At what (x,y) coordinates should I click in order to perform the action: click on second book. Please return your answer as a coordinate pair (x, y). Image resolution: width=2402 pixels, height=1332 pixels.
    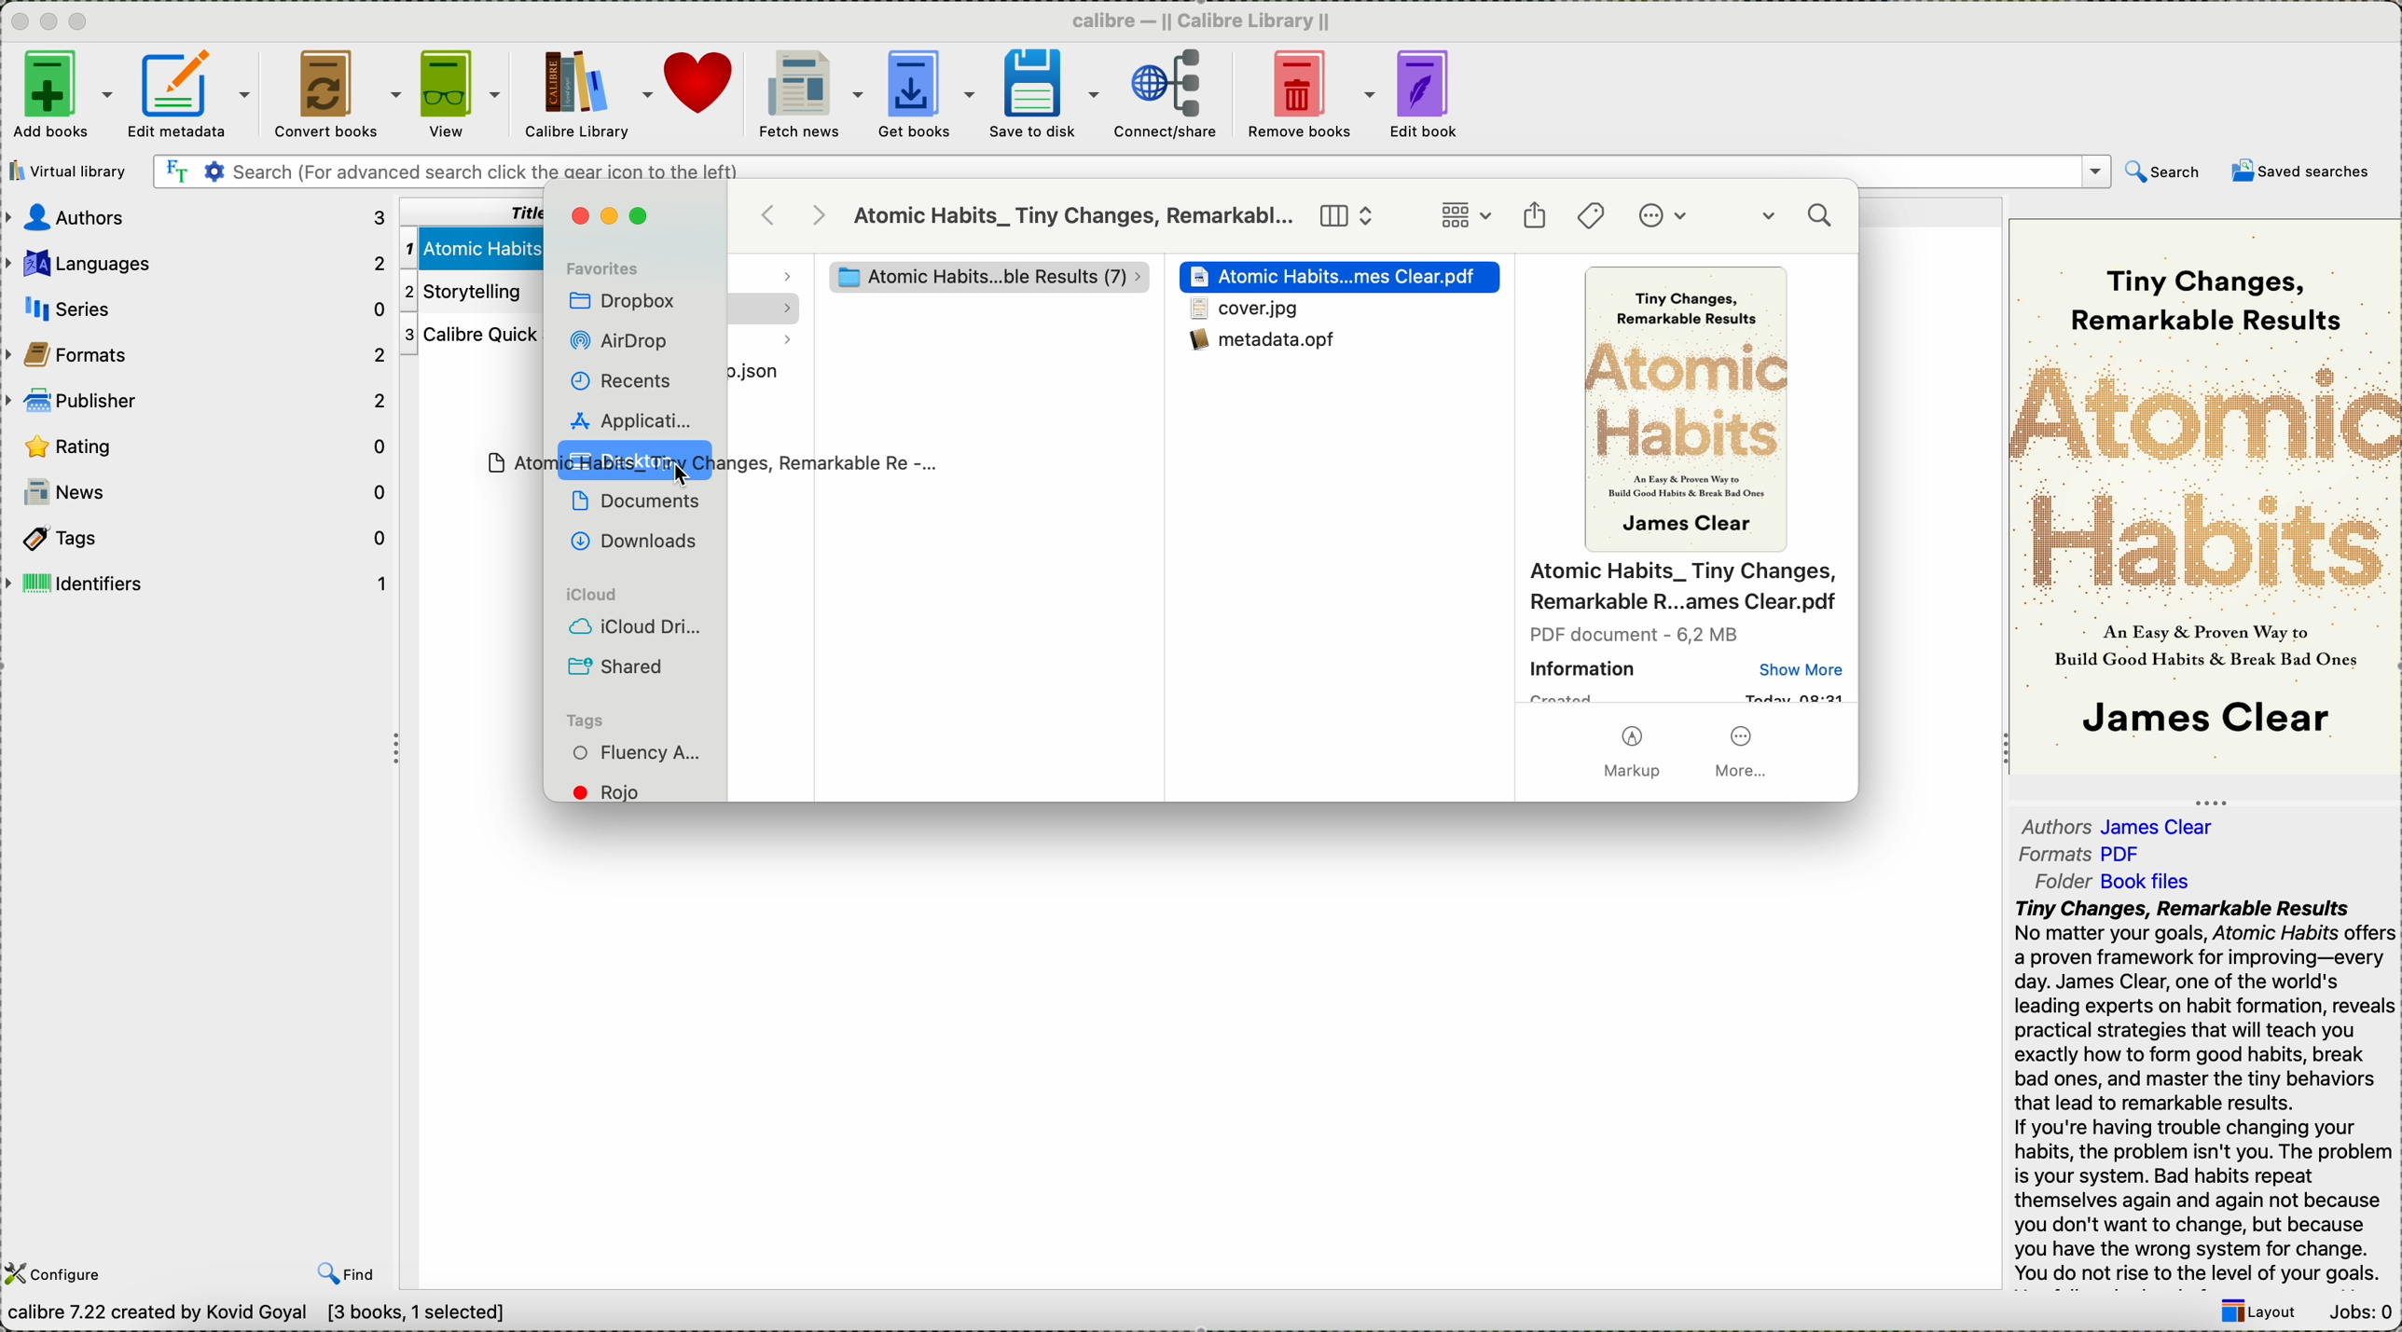
    Looking at the image, I should click on (465, 292).